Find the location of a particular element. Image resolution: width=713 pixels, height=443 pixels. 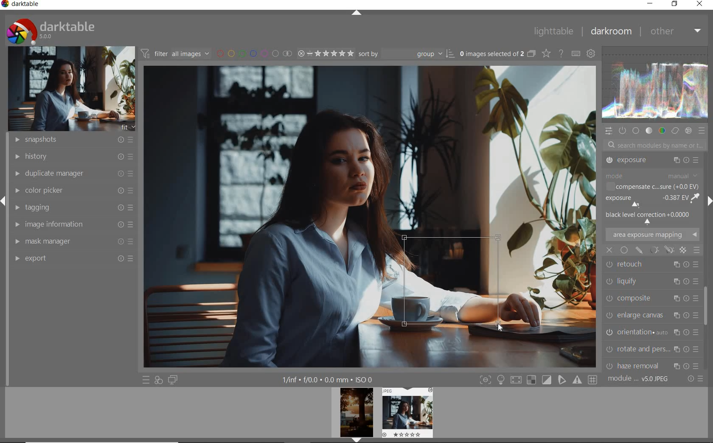

DEFINE KEYBOARD SHORTCUT is located at coordinates (576, 54).